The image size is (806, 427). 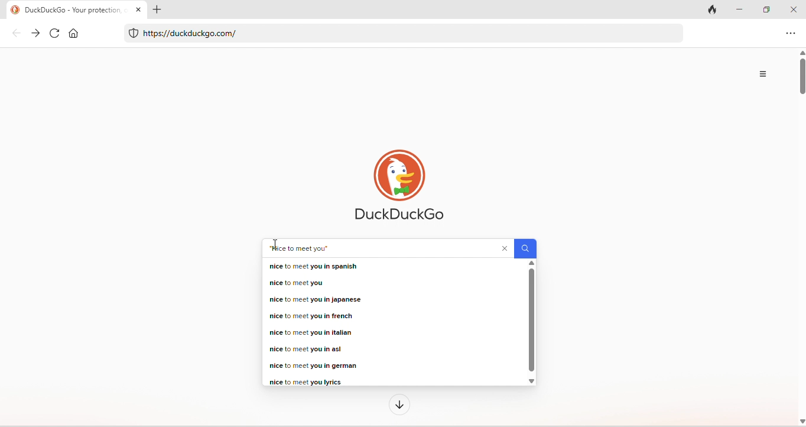 What do you see at coordinates (762, 73) in the screenshot?
I see `option` at bounding box center [762, 73].